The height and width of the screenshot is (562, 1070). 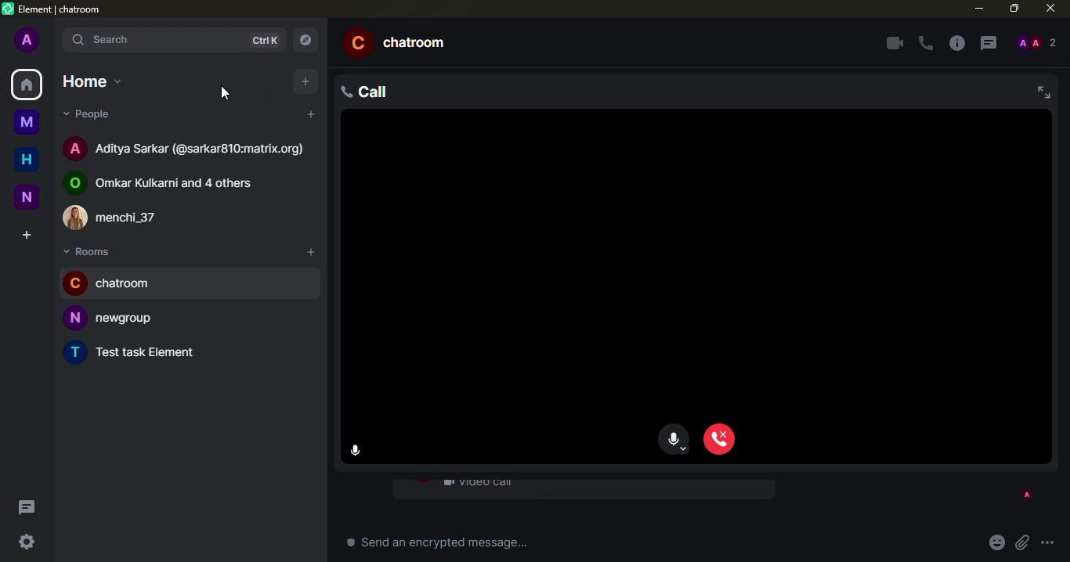 I want to click on explore rooms, so click(x=304, y=39).